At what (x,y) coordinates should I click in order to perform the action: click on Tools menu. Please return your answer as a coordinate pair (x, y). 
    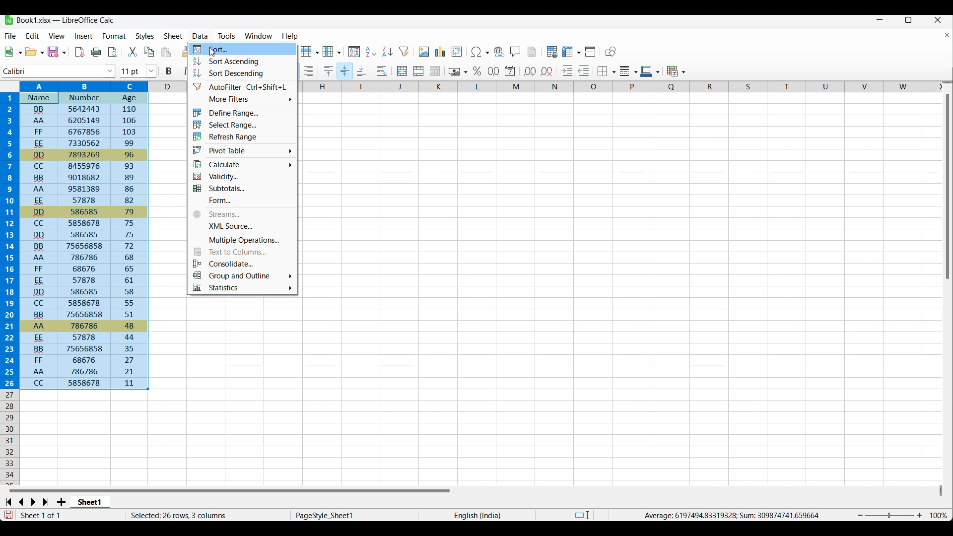
    Looking at the image, I should click on (227, 36).